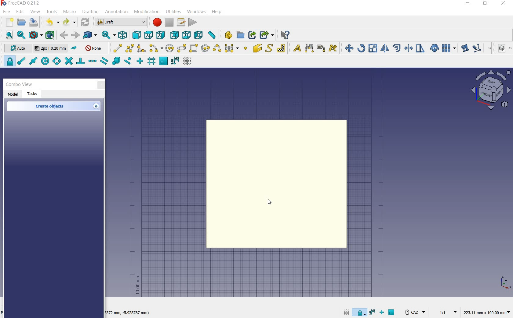  What do you see at coordinates (56, 62) in the screenshot?
I see `snap angle` at bounding box center [56, 62].